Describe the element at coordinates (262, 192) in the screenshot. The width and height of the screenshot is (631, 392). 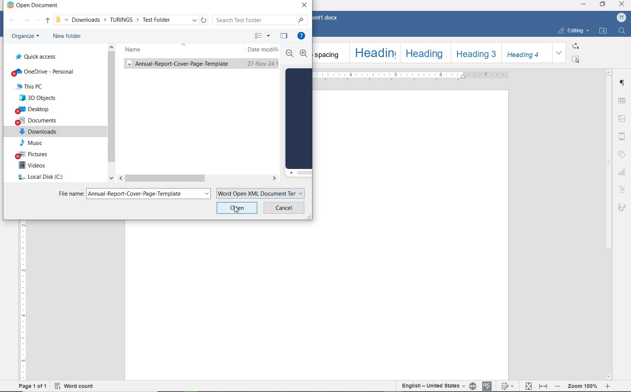
I see `WORD OPEN XML DOCUMENT` at that location.